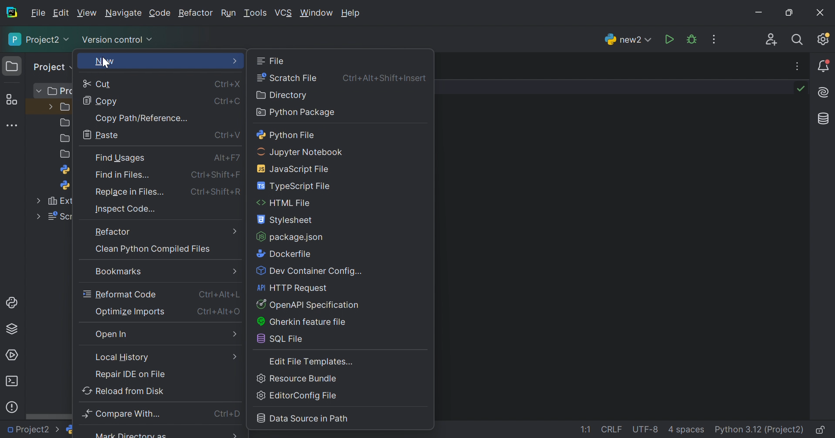 The height and width of the screenshot is (438, 835). I want to click on Run, so click(669, 39).